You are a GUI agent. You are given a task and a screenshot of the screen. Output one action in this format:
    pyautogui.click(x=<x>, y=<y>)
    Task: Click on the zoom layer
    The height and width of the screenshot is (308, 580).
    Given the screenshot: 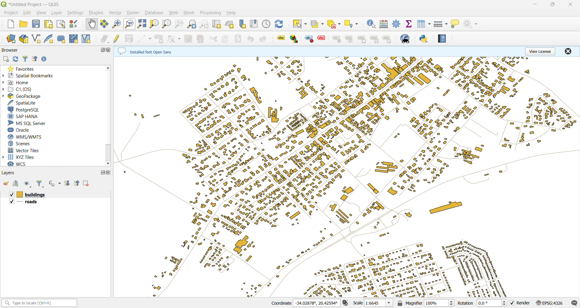 What is the action you would take?
    pyautogui.click(x=167, y=24)
    